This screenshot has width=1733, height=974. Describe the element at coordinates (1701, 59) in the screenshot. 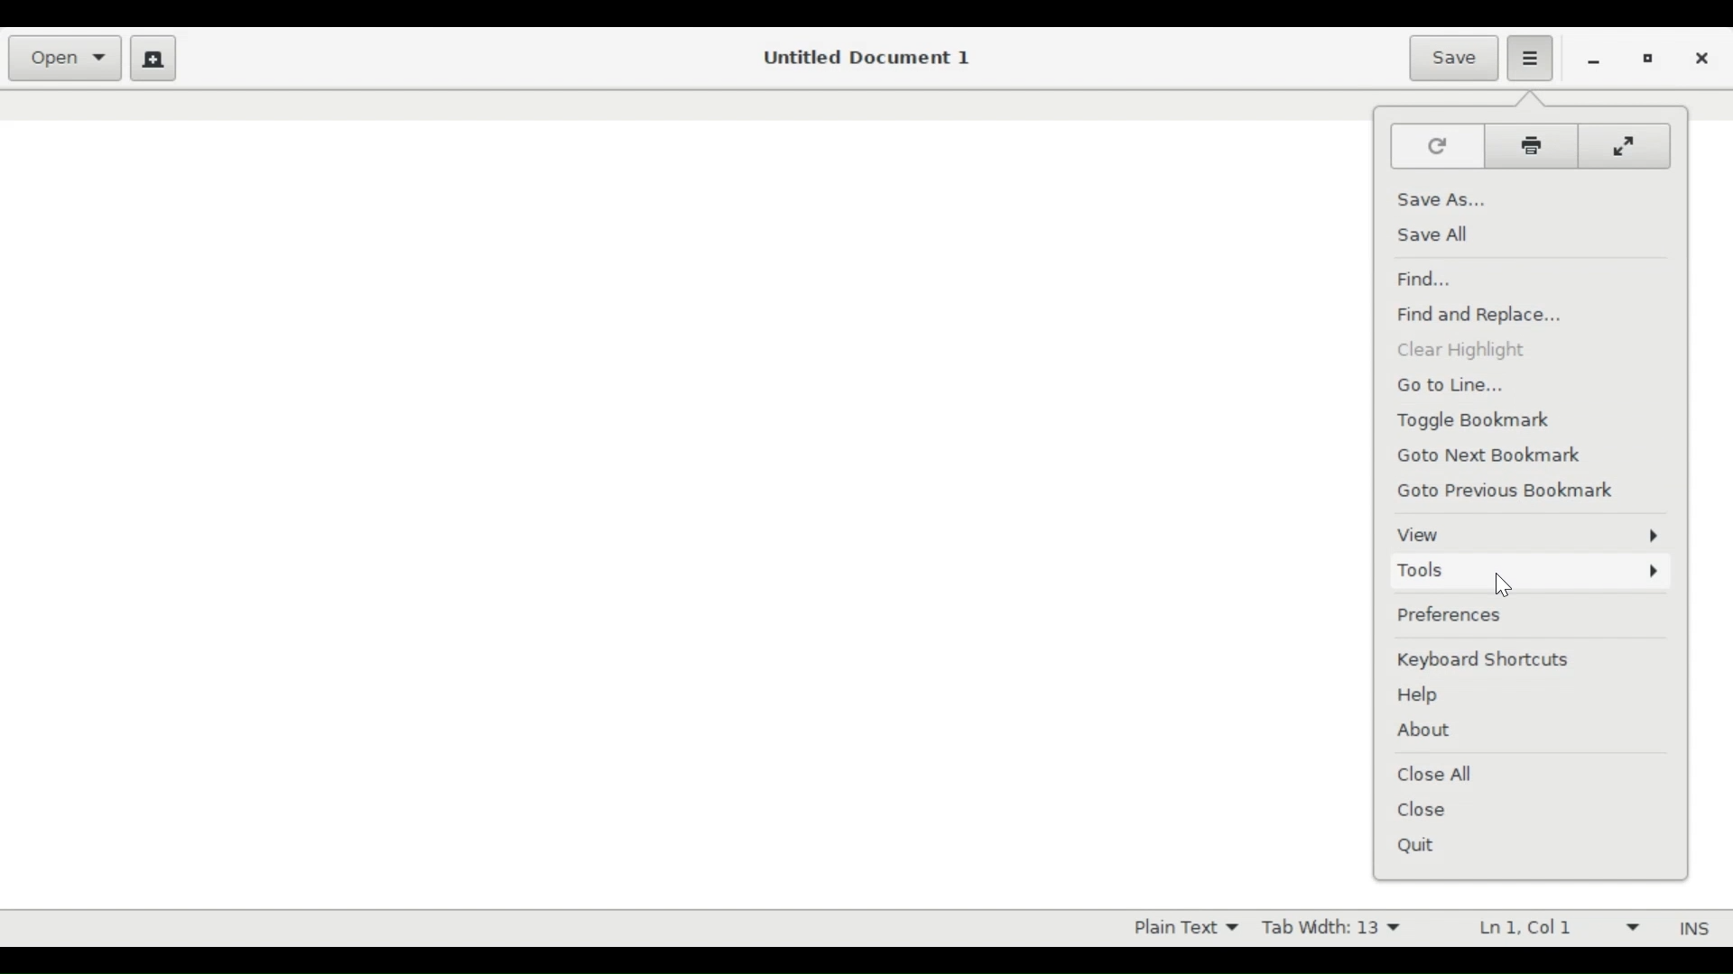

I see `close` at that location.